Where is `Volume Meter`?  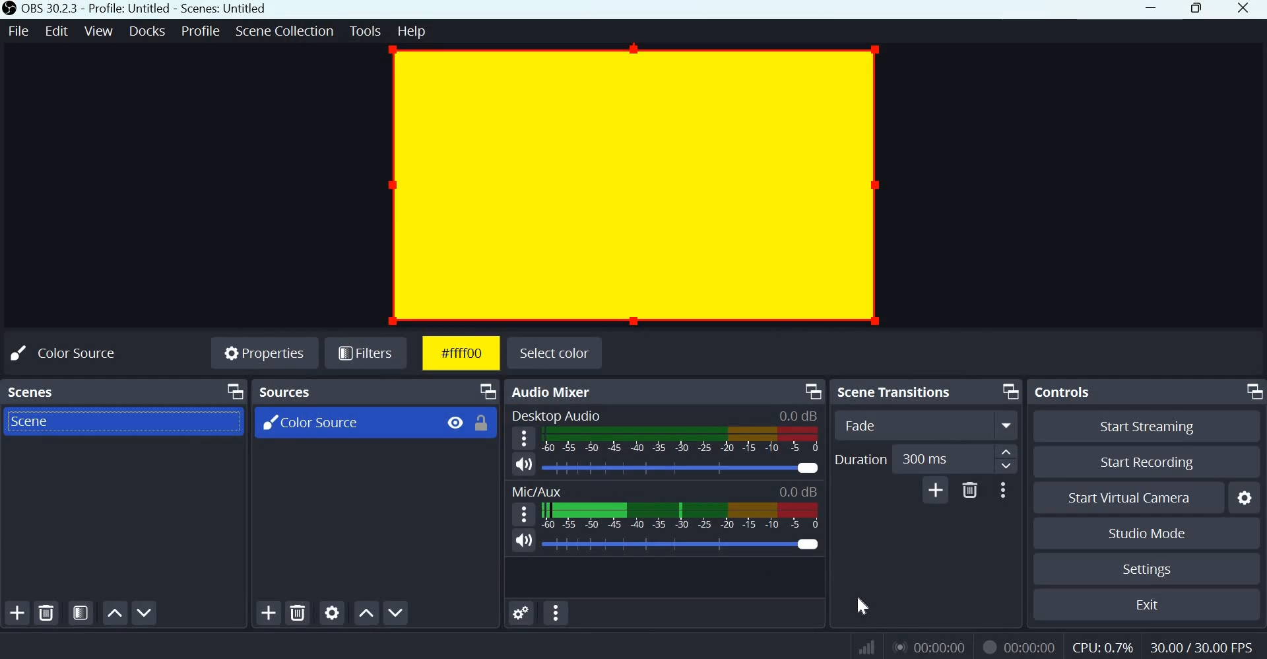
Volume Meter is located at coordinates (682, 440).